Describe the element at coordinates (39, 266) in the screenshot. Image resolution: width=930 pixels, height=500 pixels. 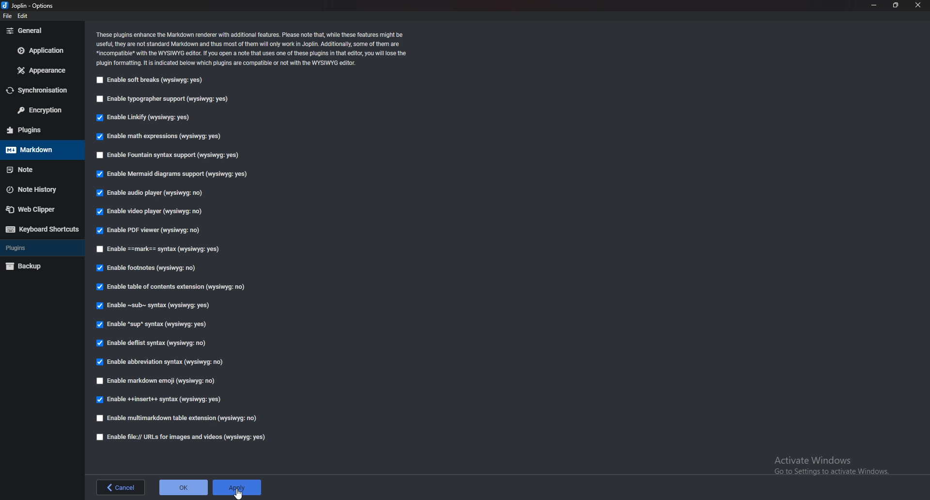
I see `backup` at that location.